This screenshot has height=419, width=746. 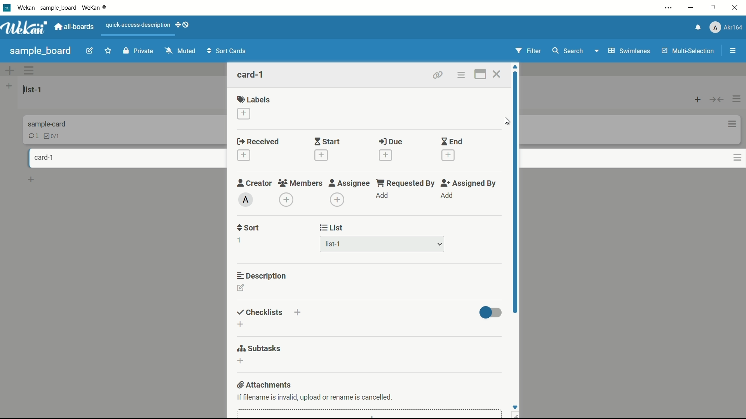 I want to click on list, so click(x=333, y=229).